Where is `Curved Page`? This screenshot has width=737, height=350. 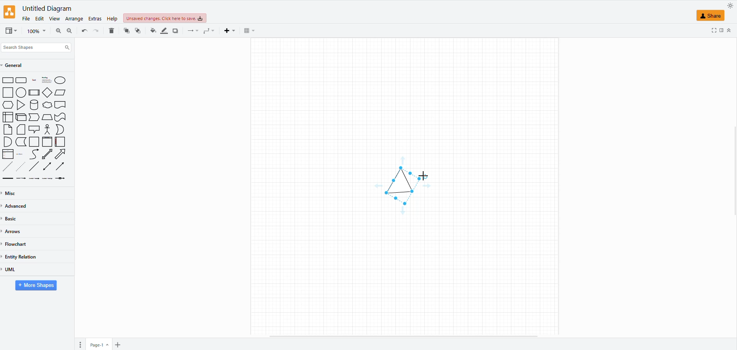
Curved Page is located at coordinates (21, 142).